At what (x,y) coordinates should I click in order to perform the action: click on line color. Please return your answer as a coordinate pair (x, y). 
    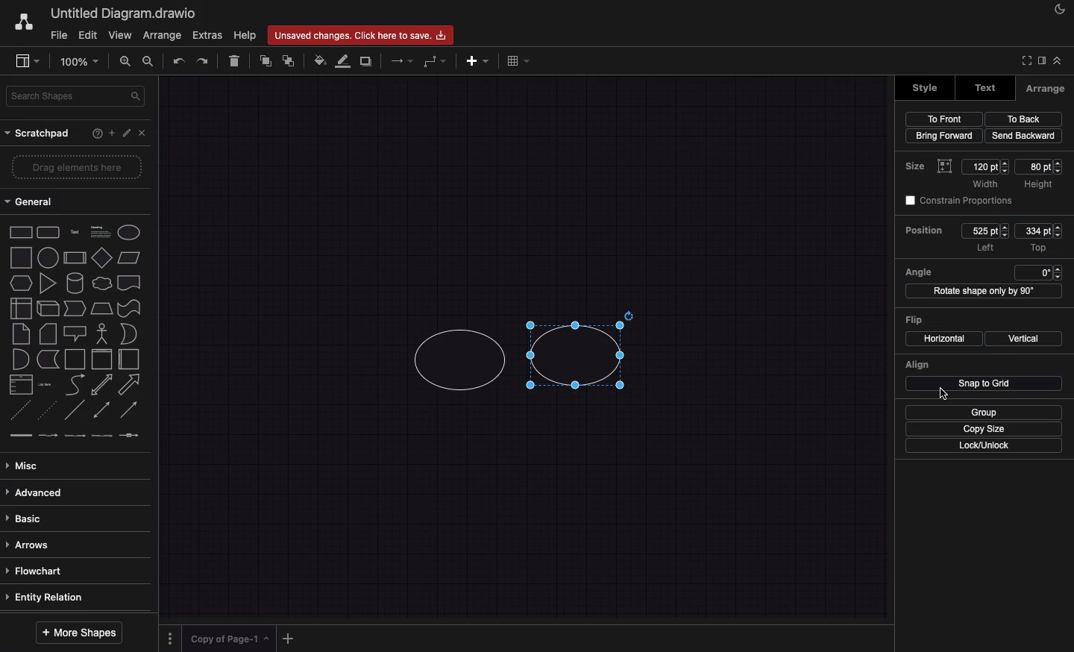
    Looking at the image, I should click on (342, 60).